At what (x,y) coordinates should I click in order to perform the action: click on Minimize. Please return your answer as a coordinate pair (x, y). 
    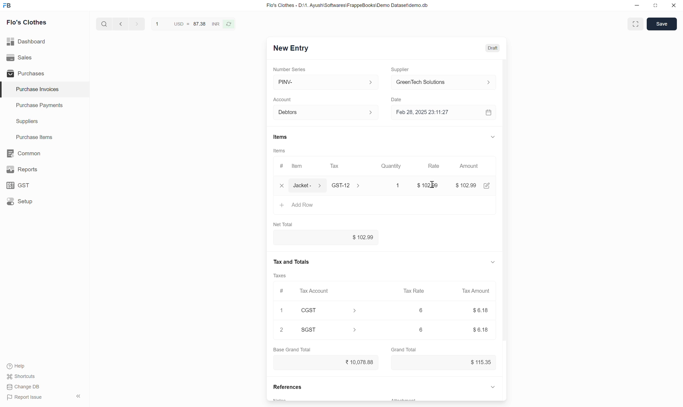
    Looking at the image, I should click on (637, 5).